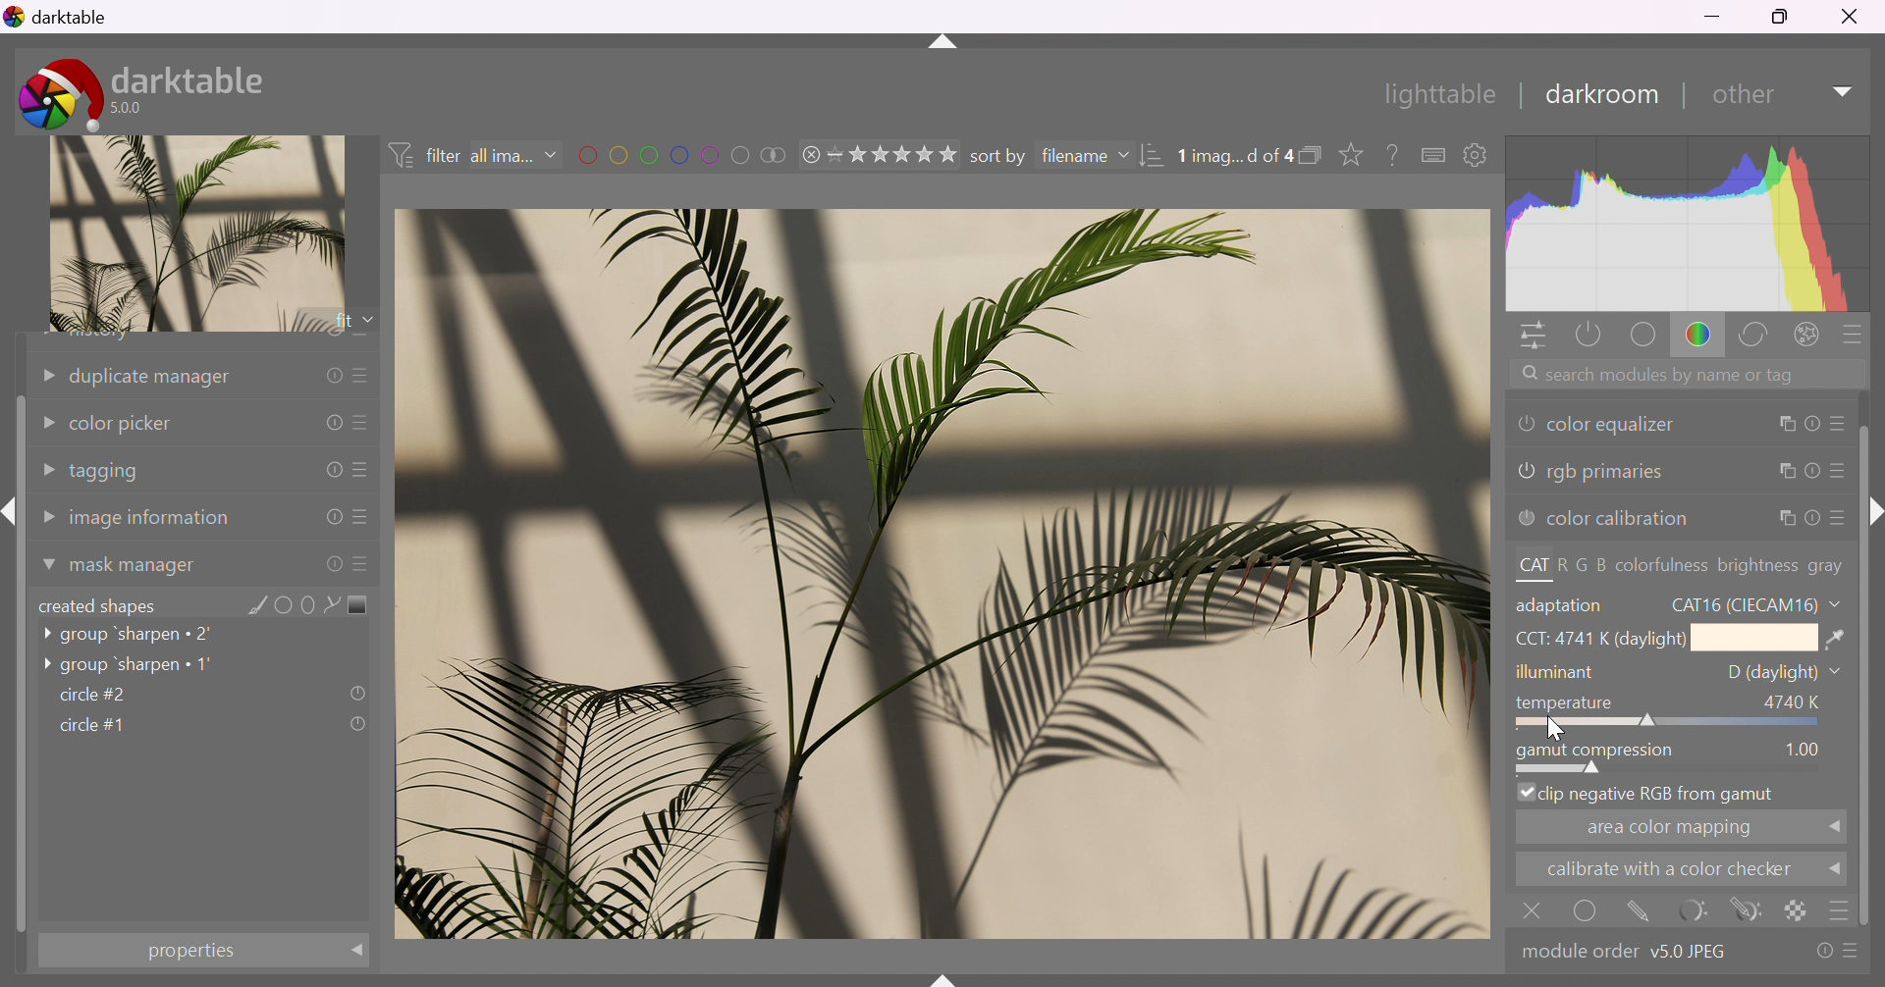  What do you see at coordinates (1584, 912) in the screenshot?
I see `select` at bounding box center [1584, 912].